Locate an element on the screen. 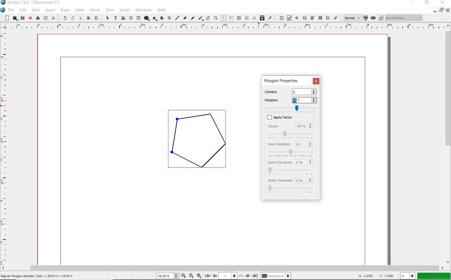 The height and width of the screenshot is (280, 451). help is located at coordinates (162, 11).